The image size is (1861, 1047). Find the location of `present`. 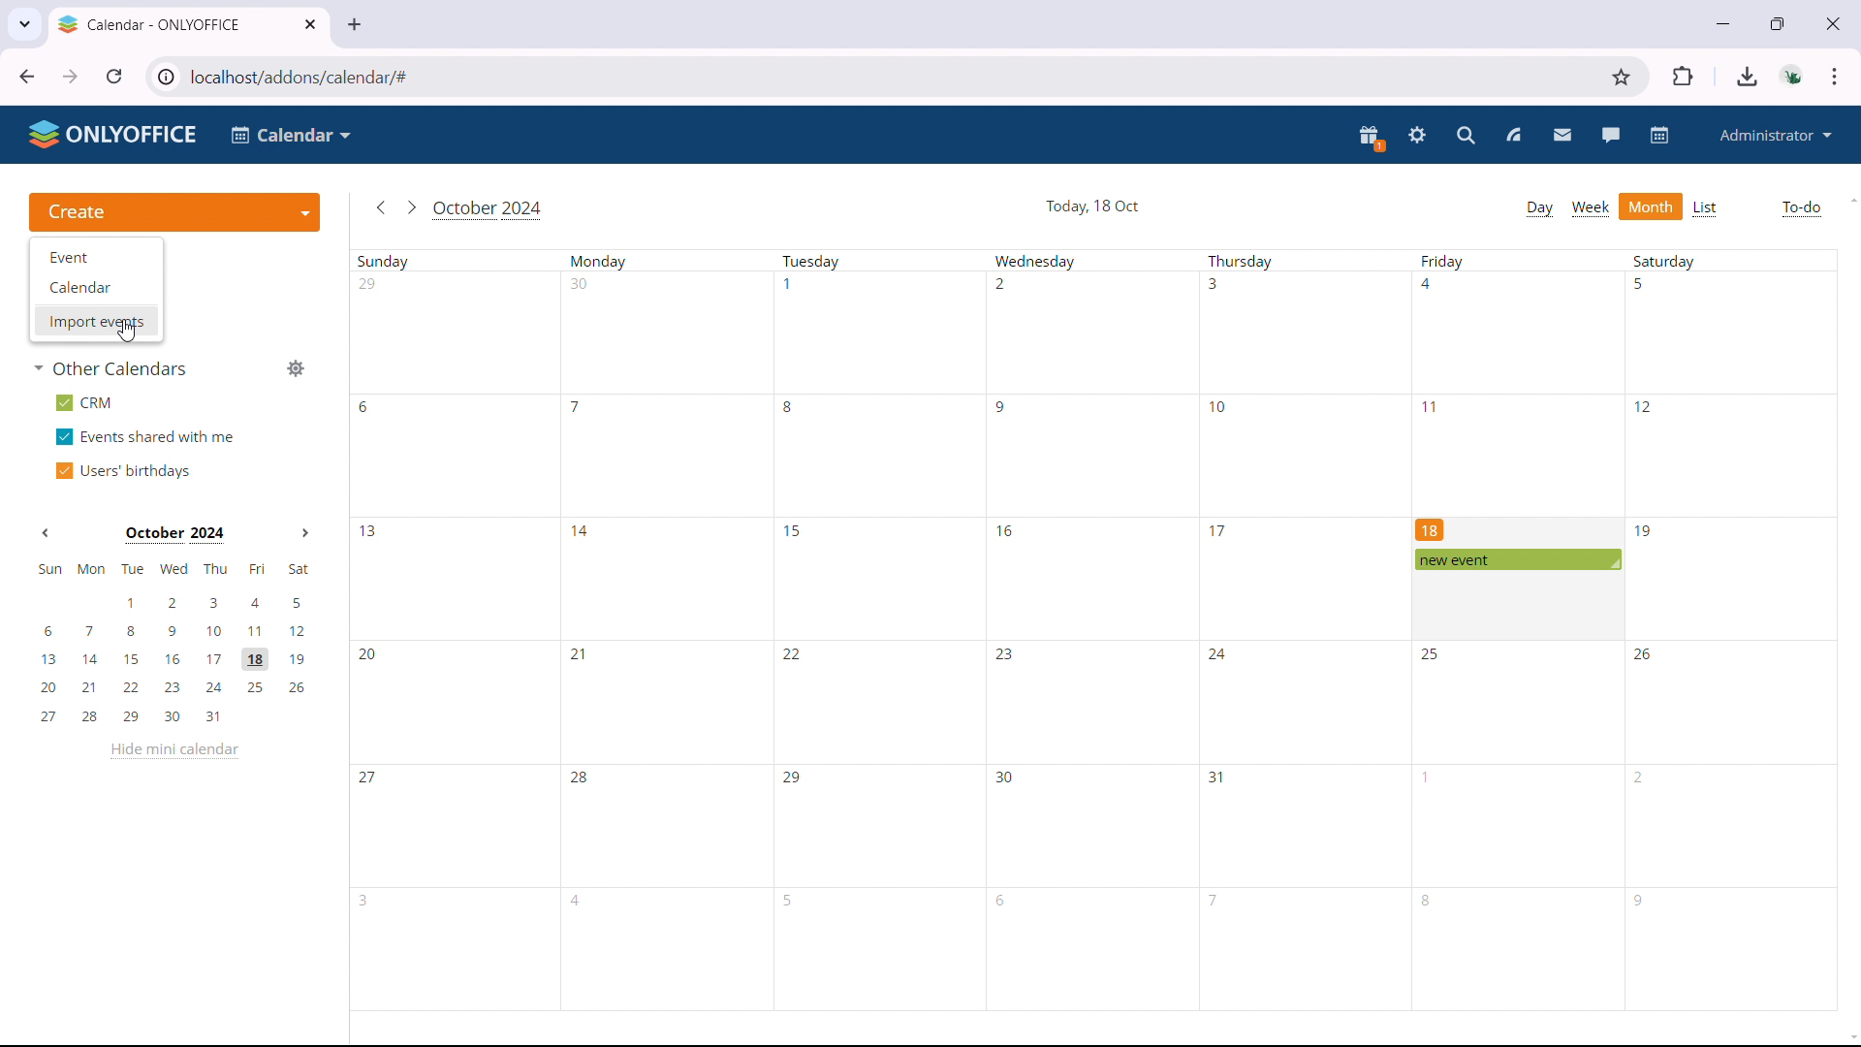

present is located at coordinates (1372, 138).